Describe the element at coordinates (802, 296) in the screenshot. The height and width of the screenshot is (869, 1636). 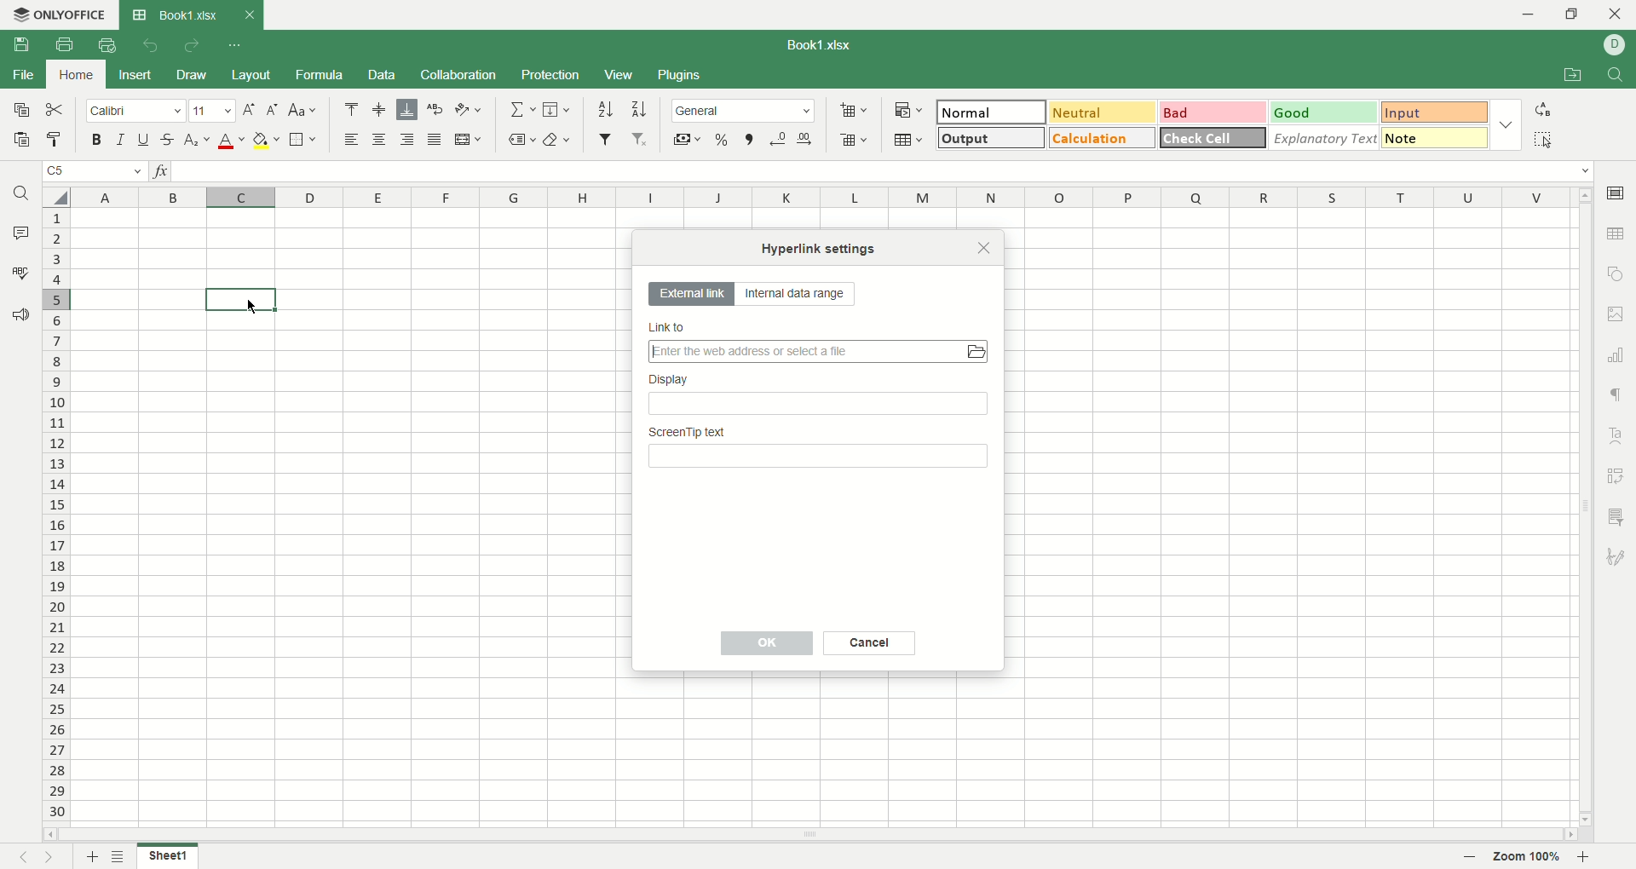
I see `internal data range` at that location.